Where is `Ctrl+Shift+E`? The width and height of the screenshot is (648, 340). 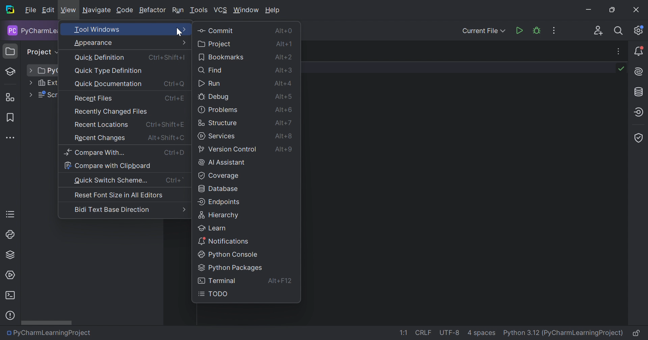 Ctrl+Shift+E is located at coordinates (165, 124).